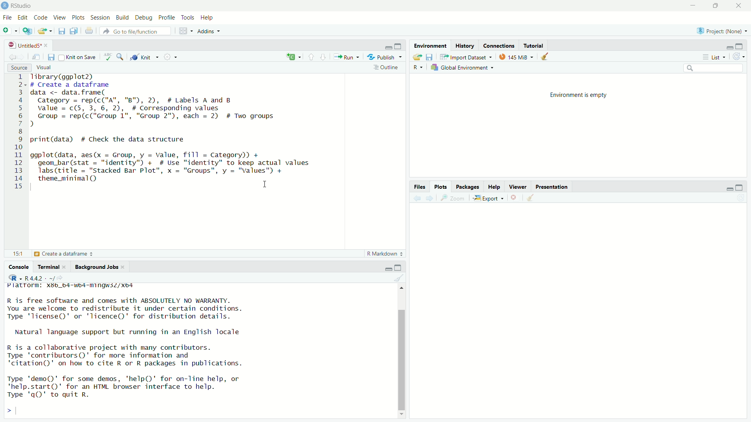 Image resolution: width=751 pixels, height=422 pixels. Describe the element at coordinates (580, 95) in the screenshot. I see `Environment is empty` at that location.